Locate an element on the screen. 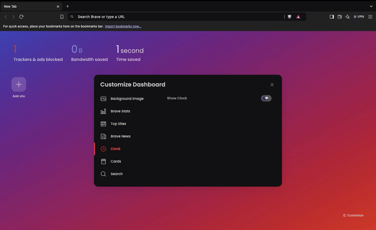 This screenshot has height=230, width=376. Customize dashboard is located at coordinates (133, 84).